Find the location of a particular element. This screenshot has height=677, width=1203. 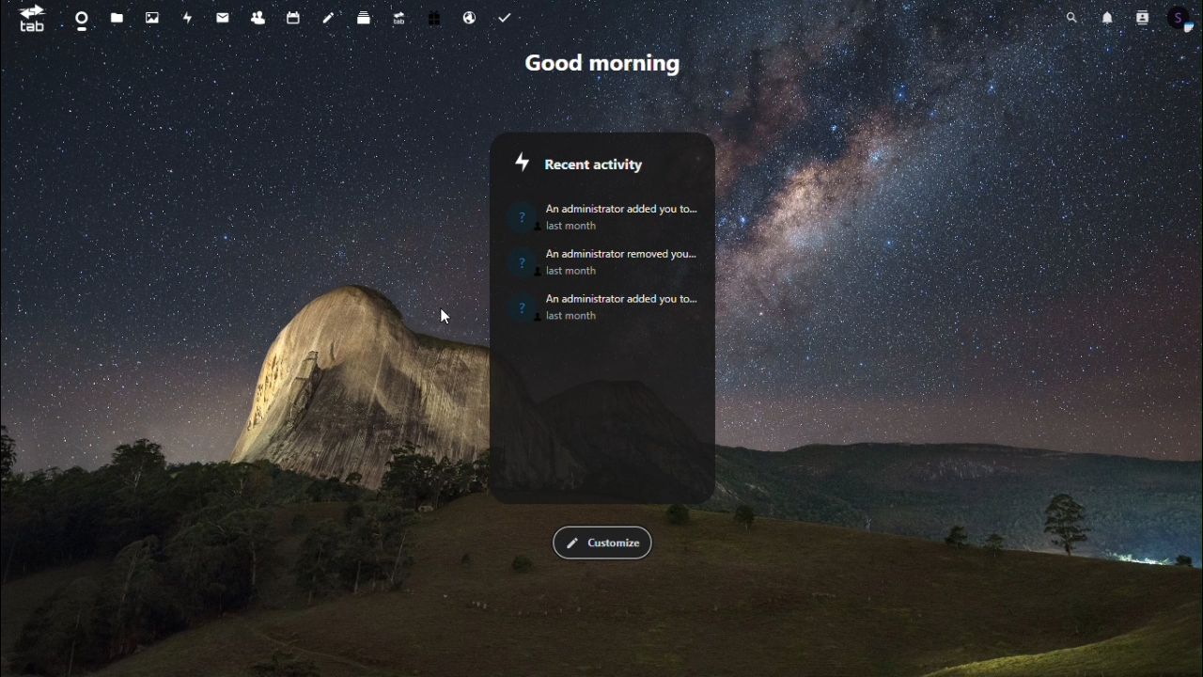

profile is located at coordinates (1185, 26).